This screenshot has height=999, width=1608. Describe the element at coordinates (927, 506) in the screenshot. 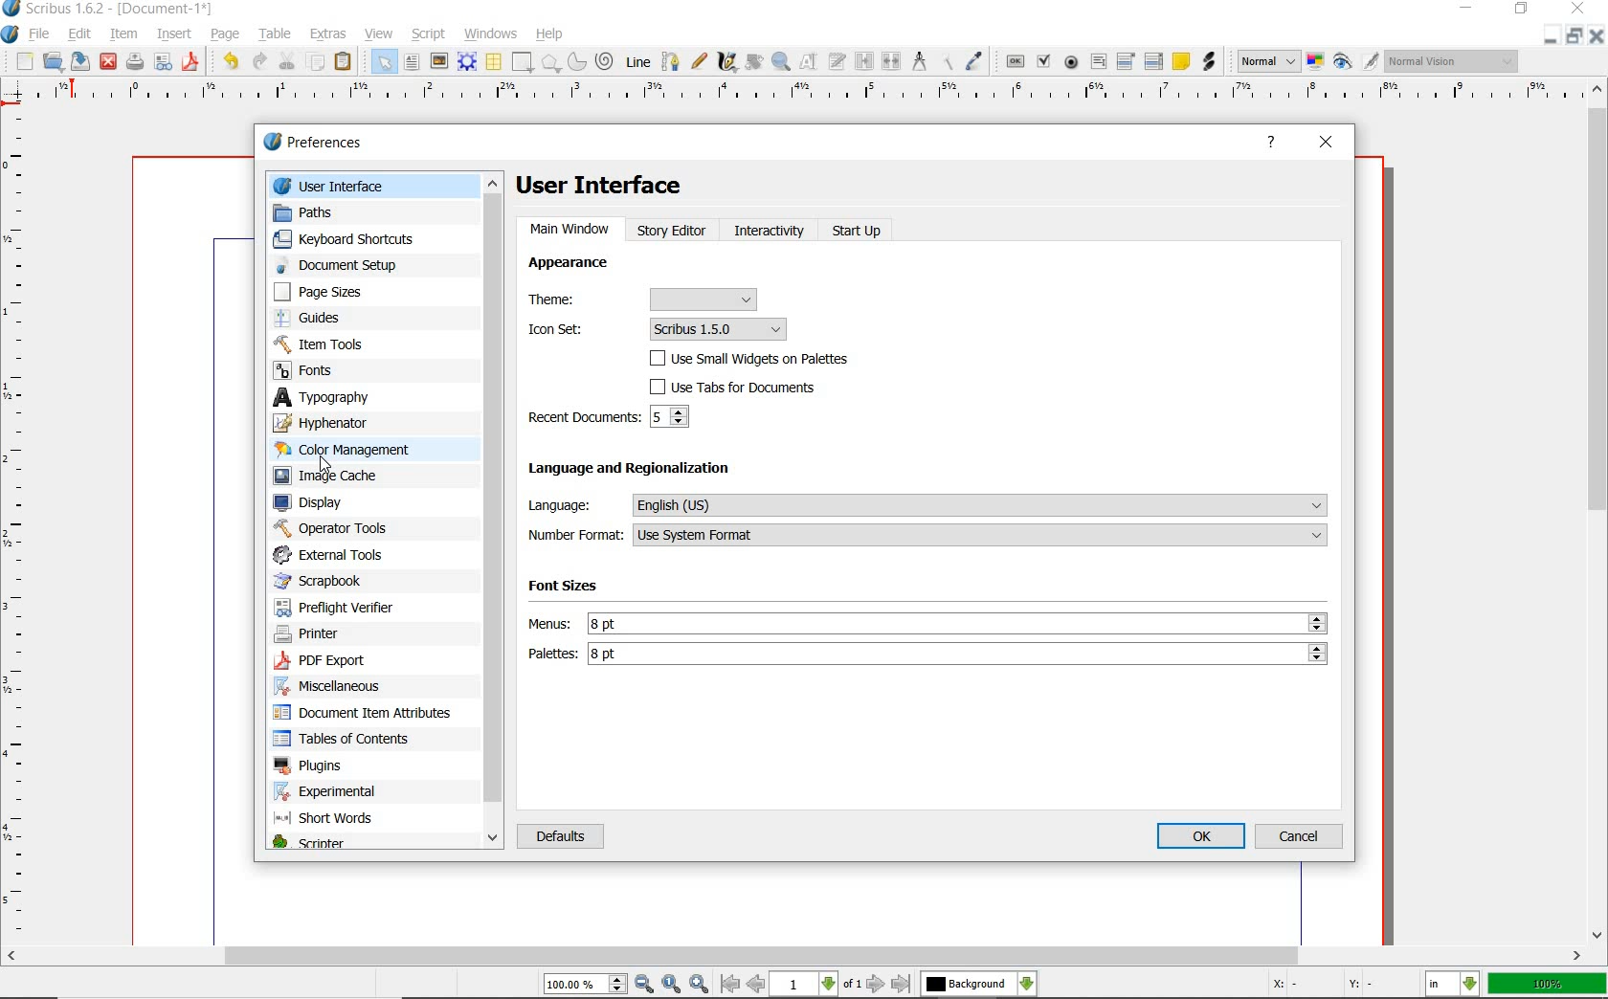

I see `language` at that location.